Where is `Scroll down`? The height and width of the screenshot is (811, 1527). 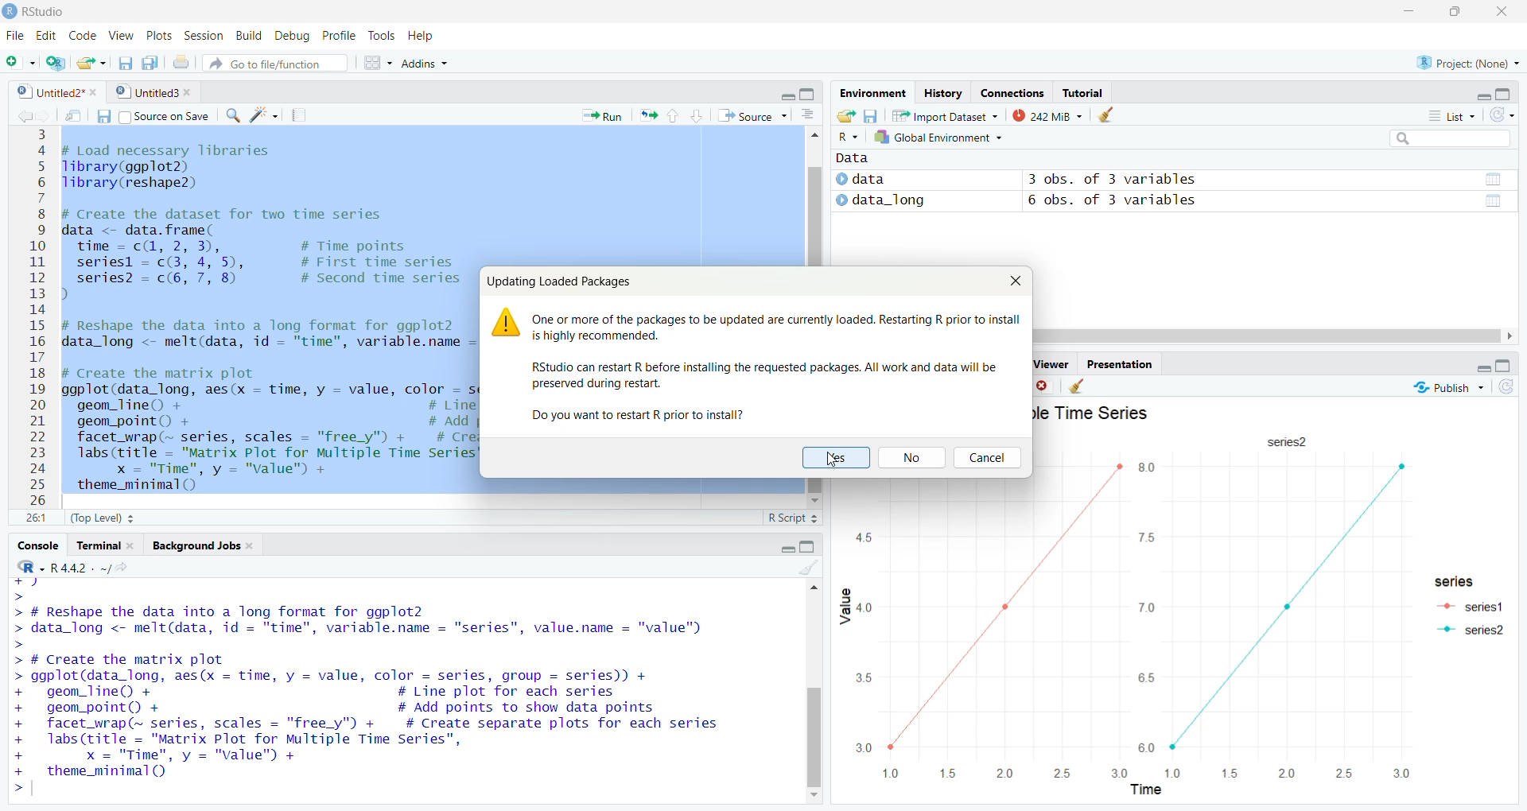
Scroll down is located at coordinates (815, 796).